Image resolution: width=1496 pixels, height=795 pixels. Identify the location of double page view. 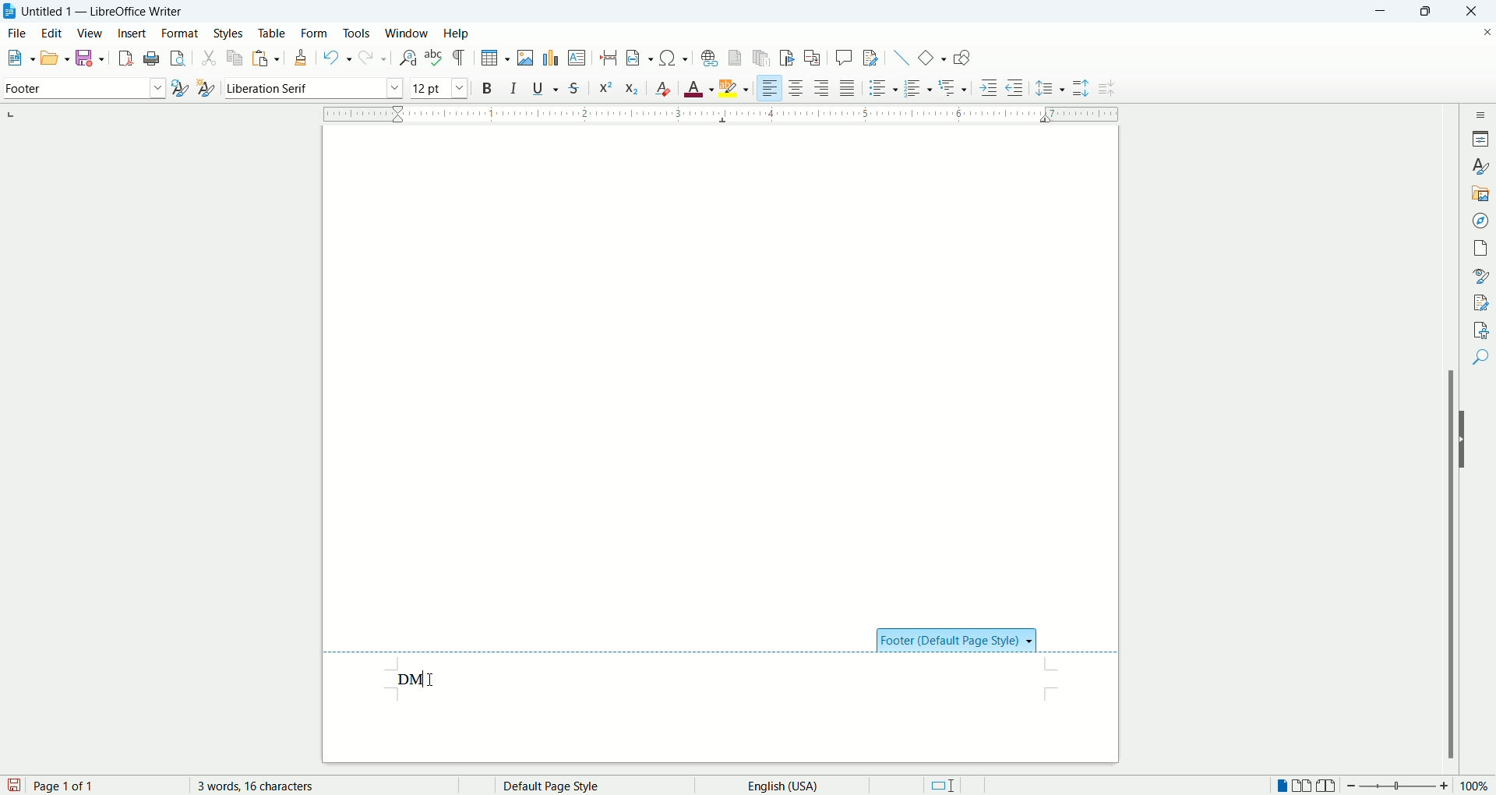
(1305, 786).